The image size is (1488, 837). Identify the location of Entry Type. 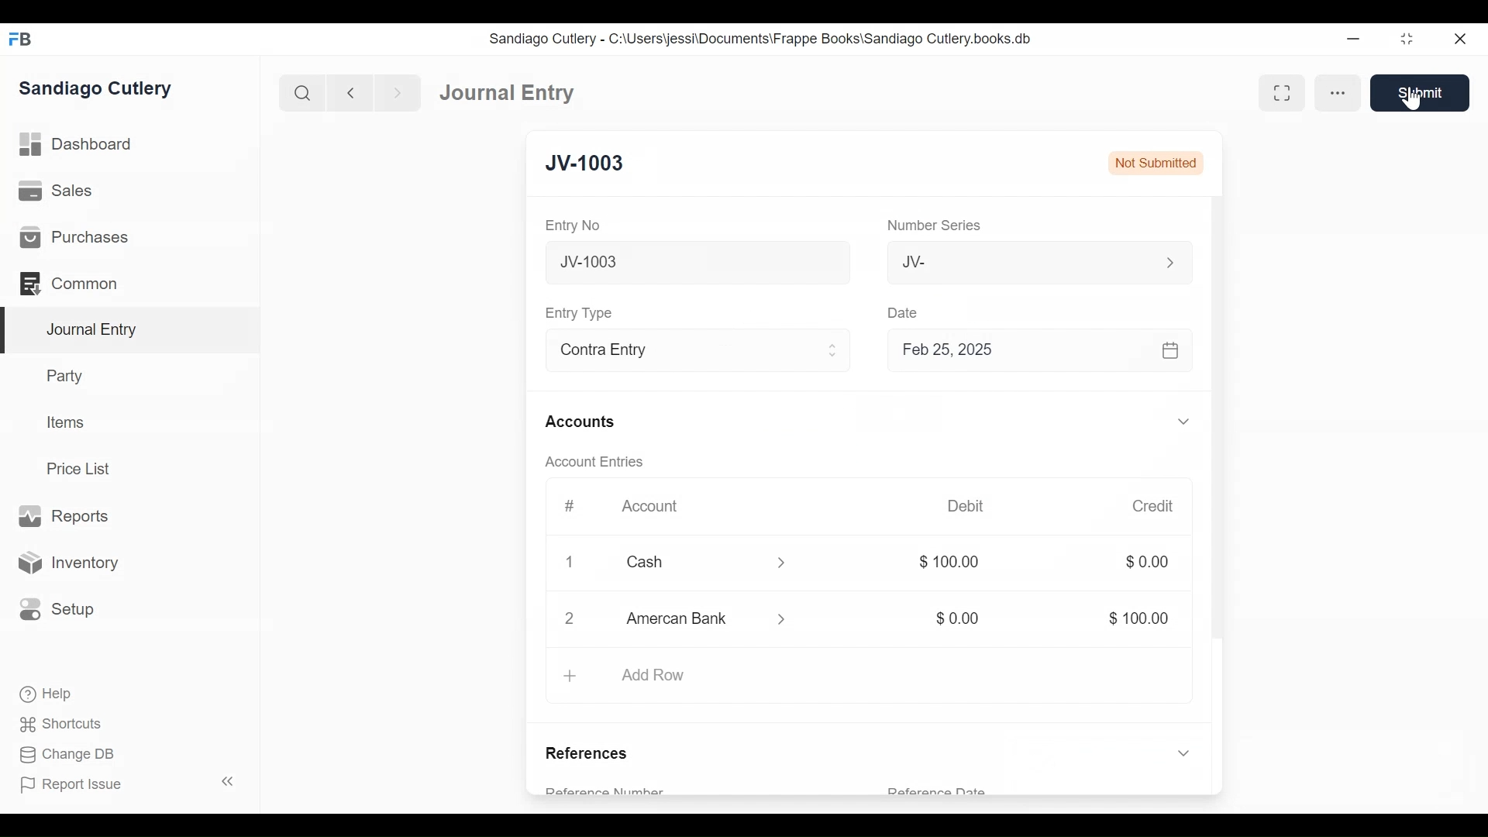
(584, 312).